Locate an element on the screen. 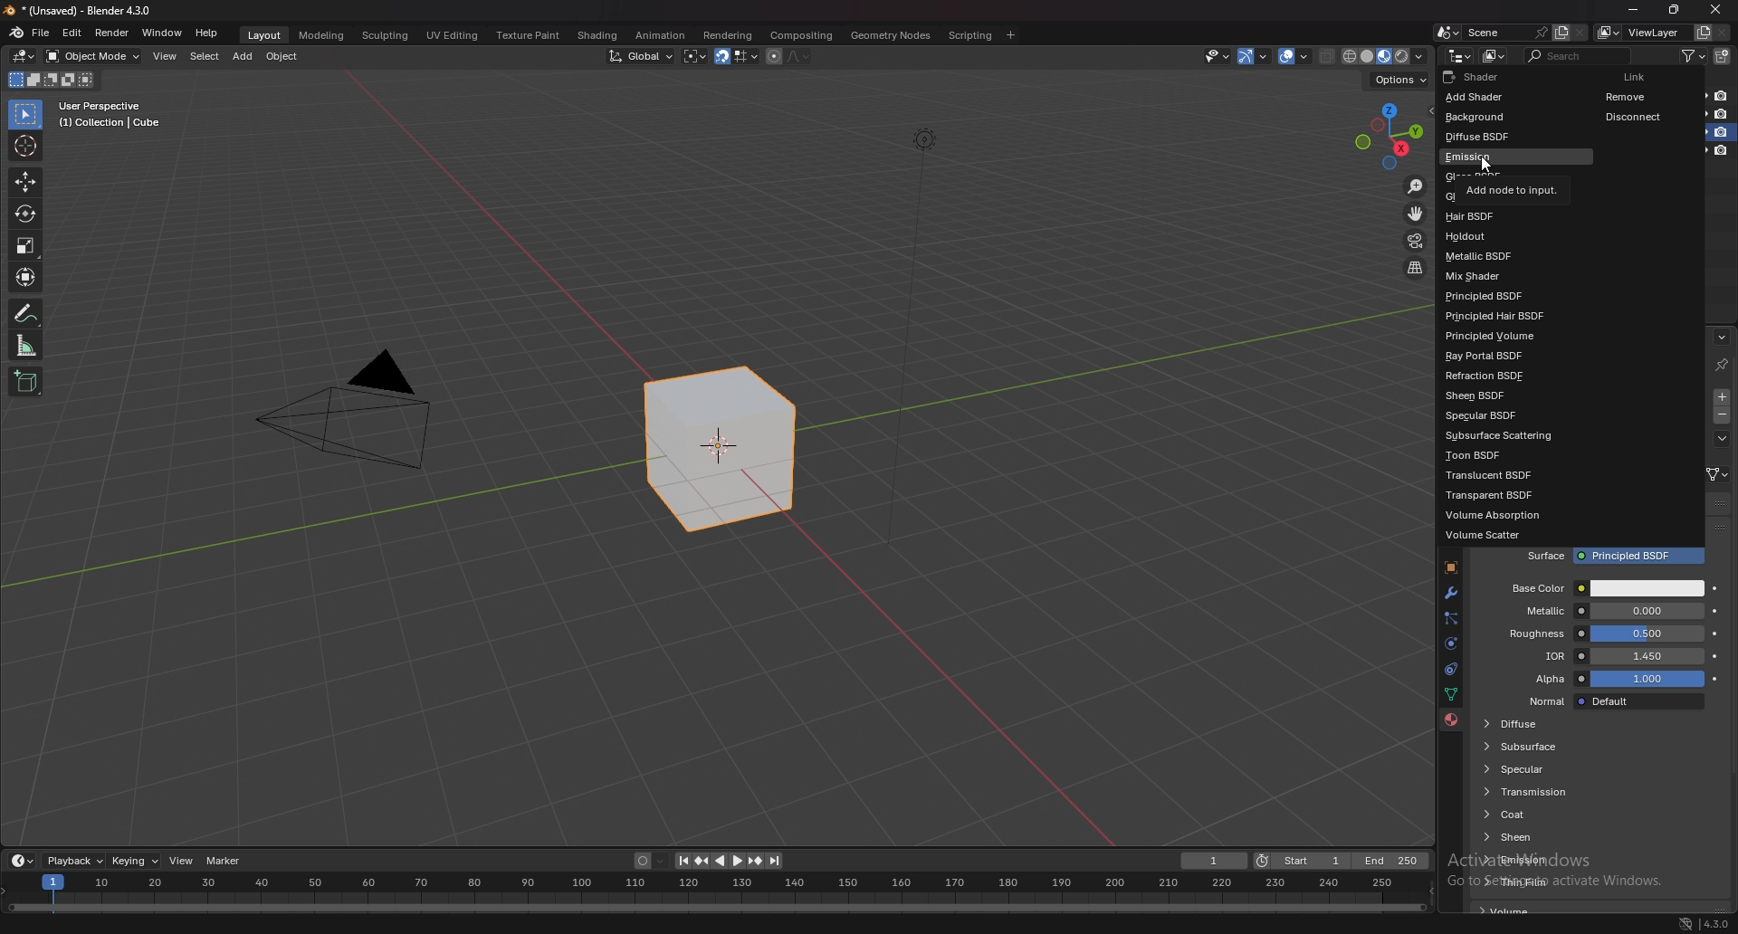  diffuse is located at coordinates (1543, 723).